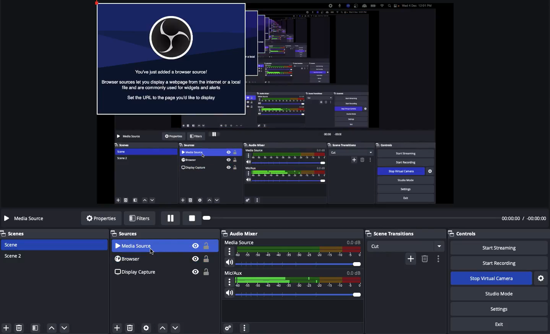 The image size is (550, 334). I want to click on Scene transition, so click(405, 233).